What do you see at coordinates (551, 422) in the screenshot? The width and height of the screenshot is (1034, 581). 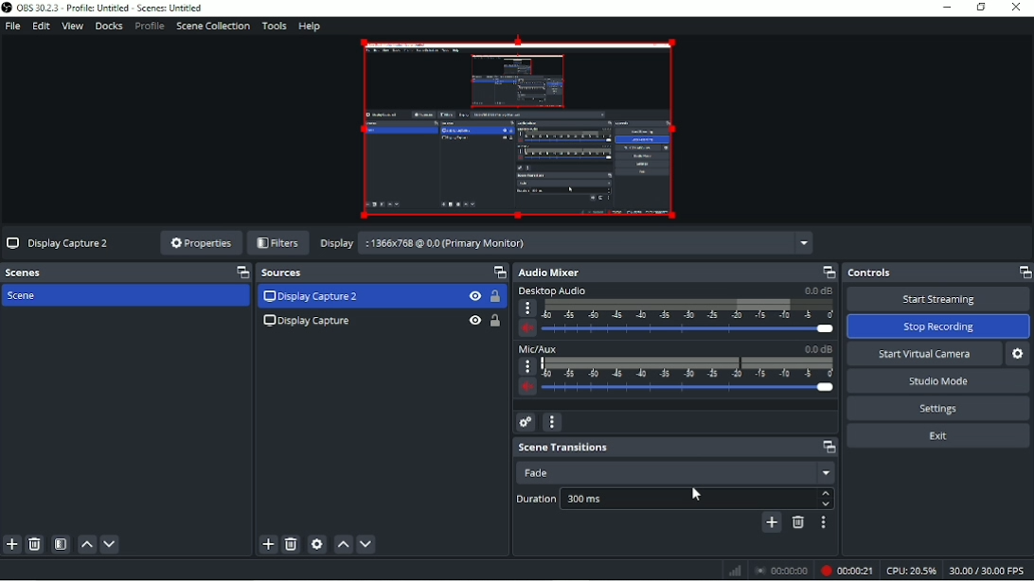 I see `Audio mixer menu` at bounding box center [551, 422].